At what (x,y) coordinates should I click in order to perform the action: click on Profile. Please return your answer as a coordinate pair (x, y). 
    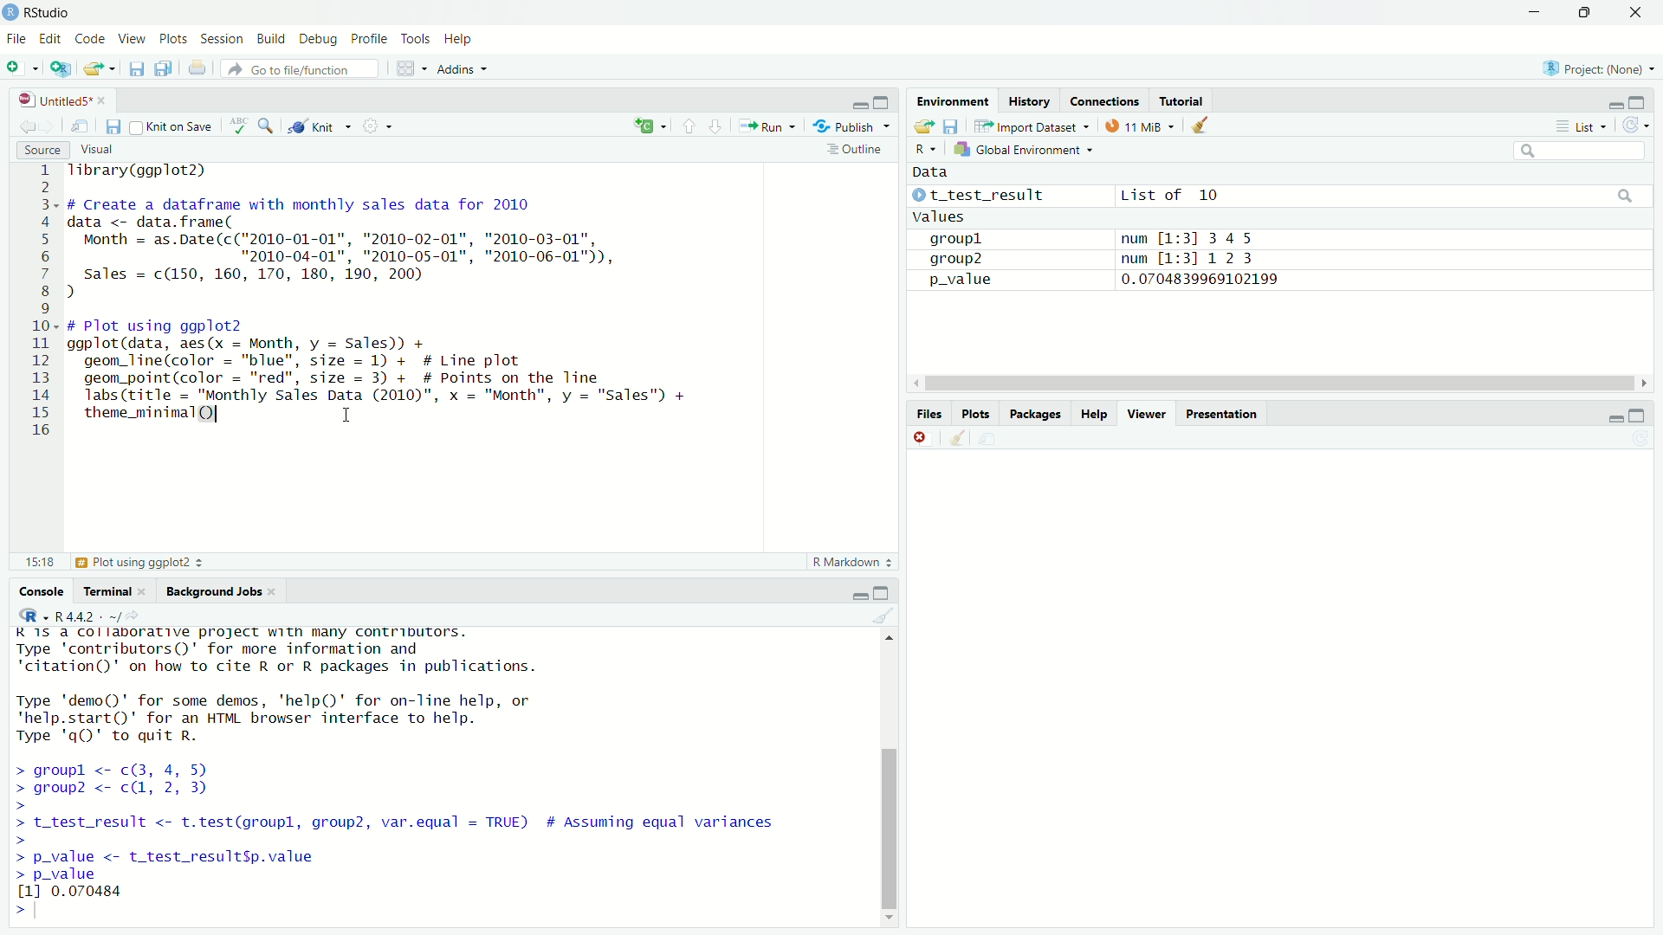
    Looking at the image, I should click on (368, 36).